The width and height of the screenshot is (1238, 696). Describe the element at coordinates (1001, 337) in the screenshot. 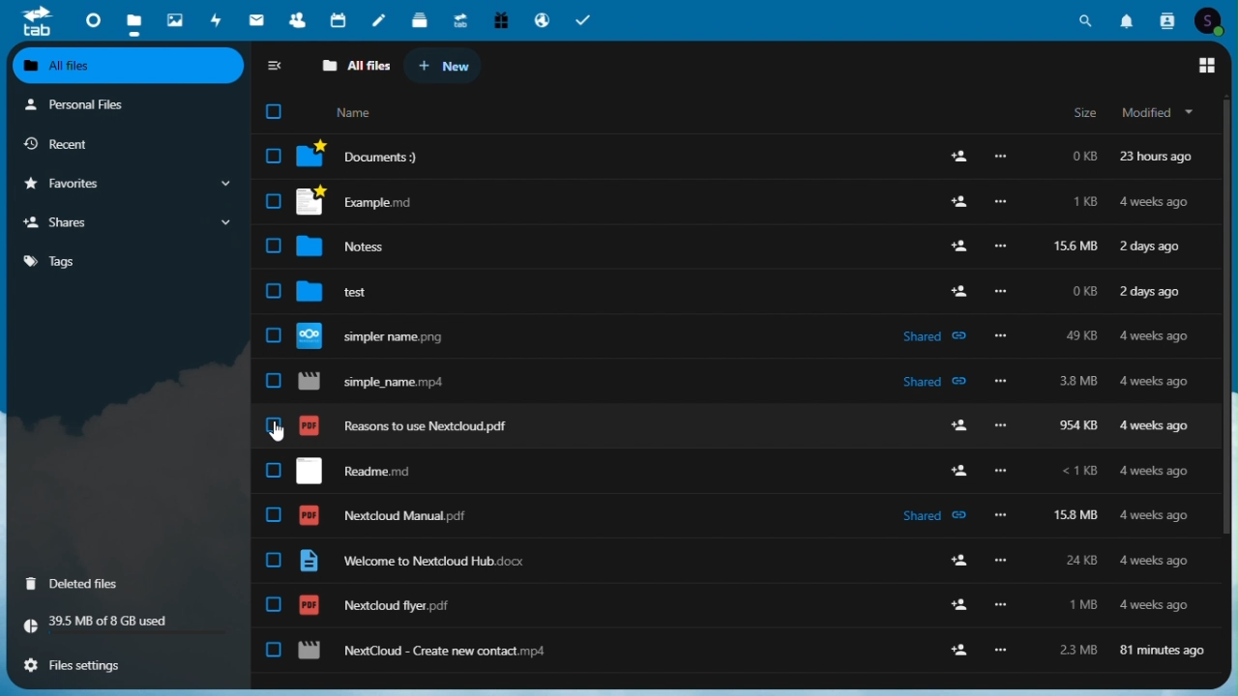

I see `` at that location.